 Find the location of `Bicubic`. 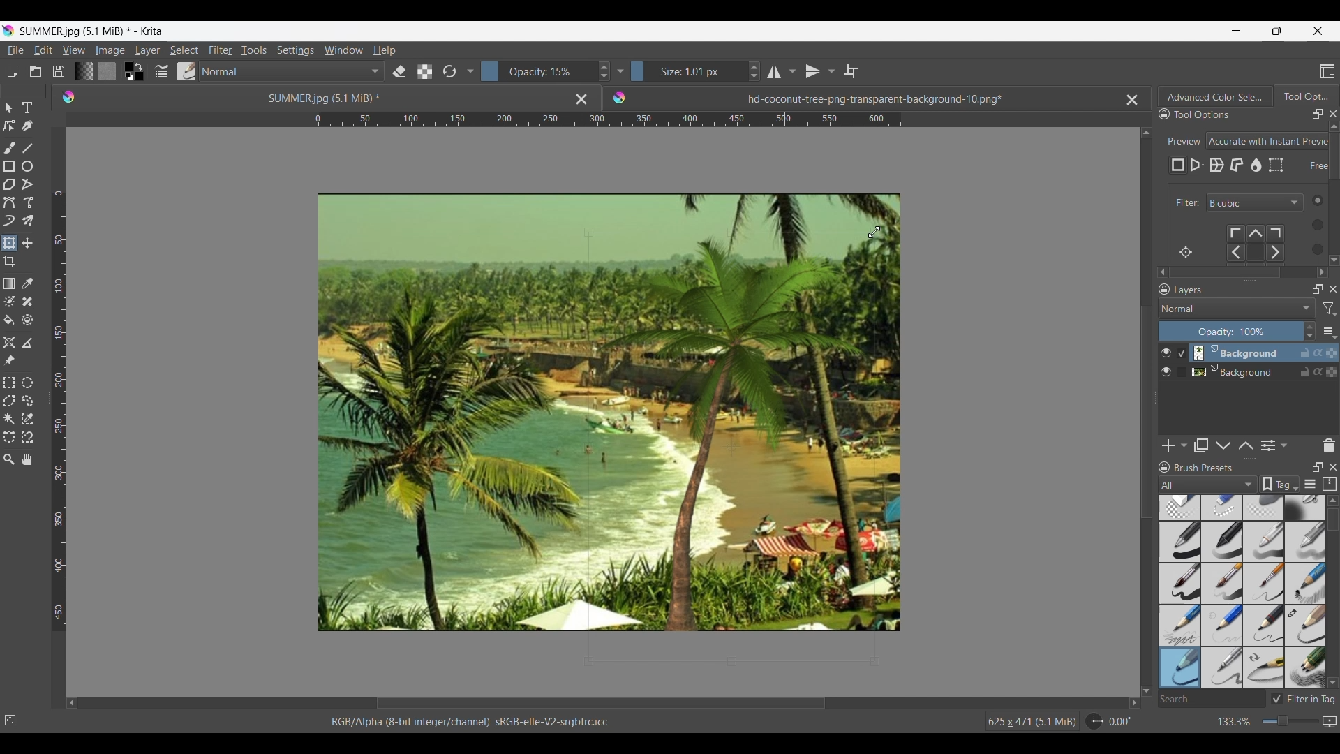

Bicubic is located at coordinates (1255, 203).